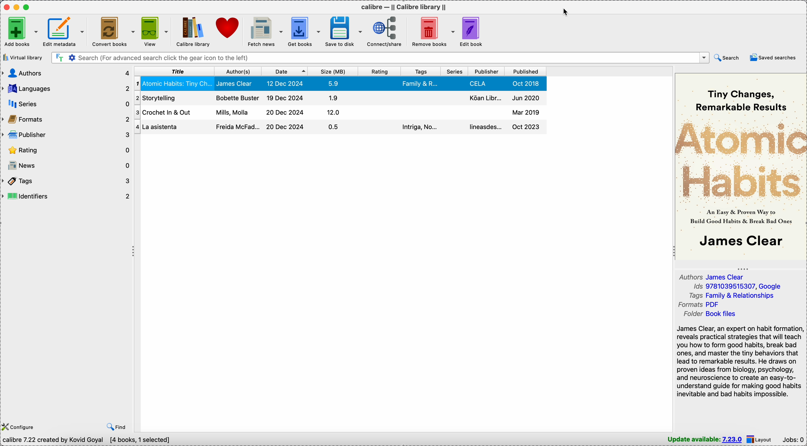 This screenshot has height=446, width=807. Describe the element at coordinates (6, 7) in the screenshot. I see `close Calibre` at that location.